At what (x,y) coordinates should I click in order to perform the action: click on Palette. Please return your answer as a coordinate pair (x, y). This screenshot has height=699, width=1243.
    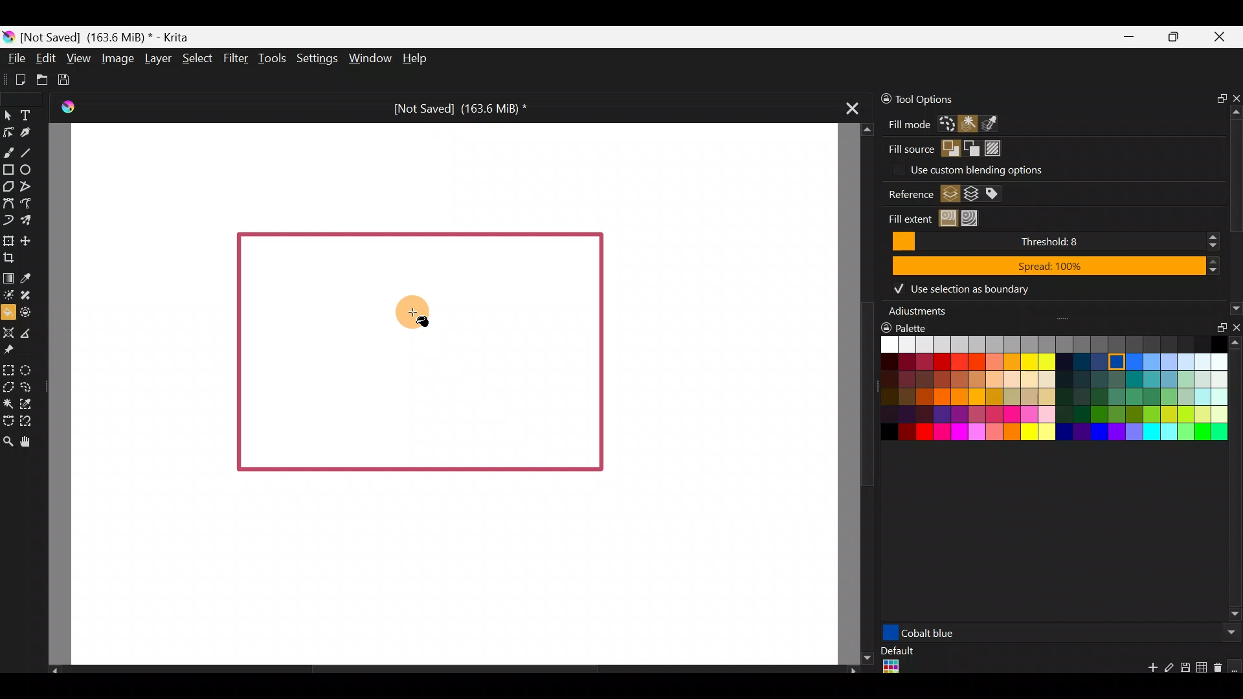
    Looking at the image, I should click on (912, 326).